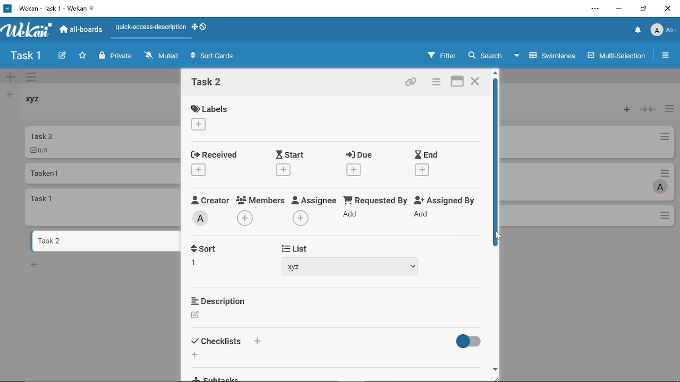  What do you see at coordinates (666, 216) in the screenshot?
I see `Options` at bounding box center [666, 216].